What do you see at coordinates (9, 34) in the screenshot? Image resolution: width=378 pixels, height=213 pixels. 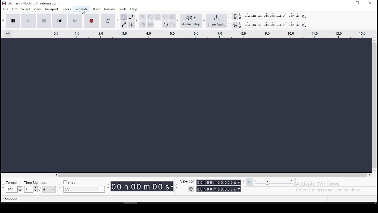 I see `timeline settings` at bounding box center [9, 34].